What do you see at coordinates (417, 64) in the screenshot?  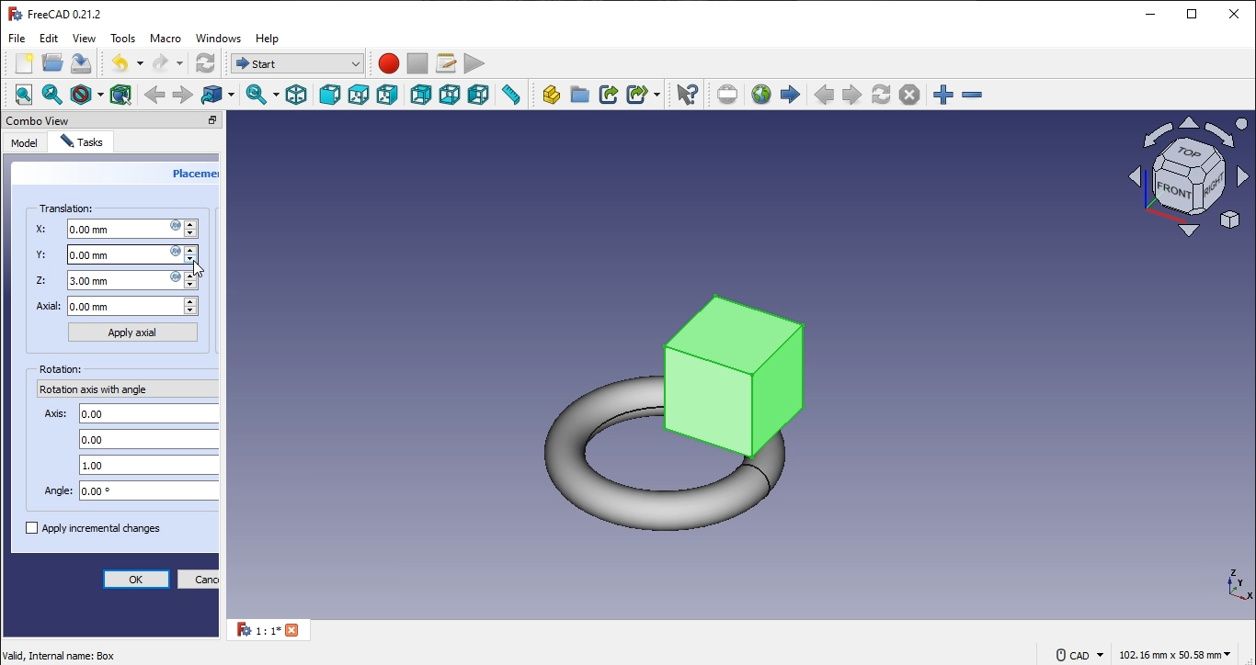 I see `stop macro recording` at bounding box center [417, 64].